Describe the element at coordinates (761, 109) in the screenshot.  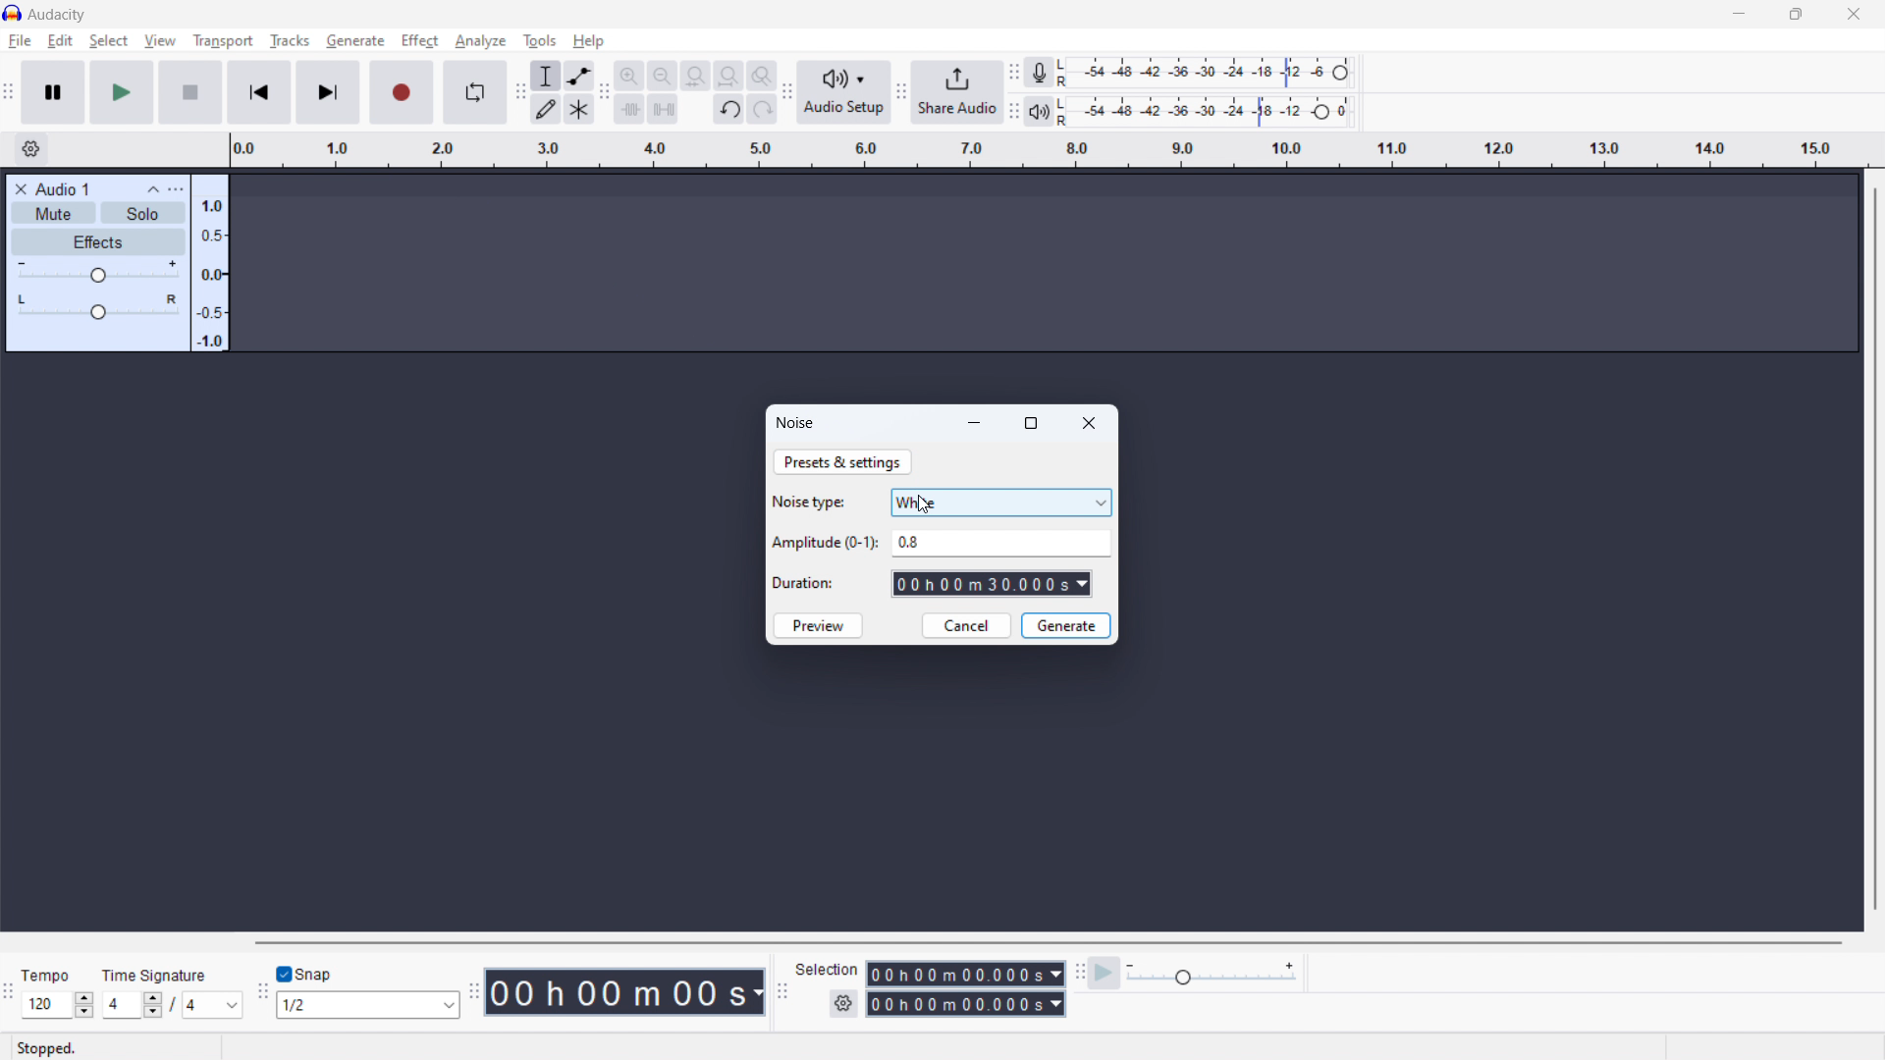
I see `redo` at that location.